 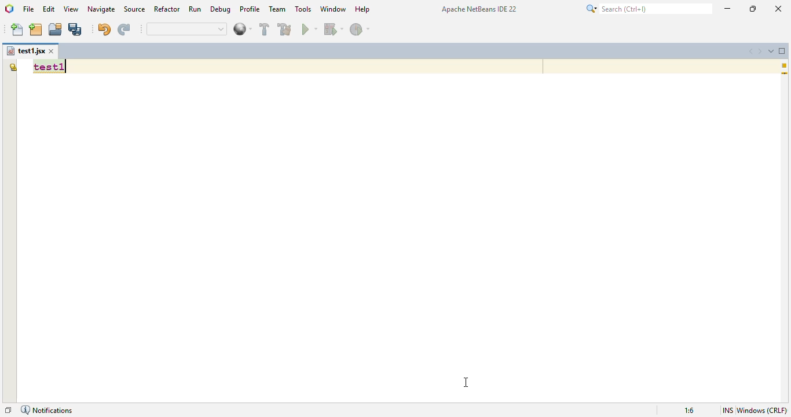 I want to click on navigate, so click(x=101, y=9).